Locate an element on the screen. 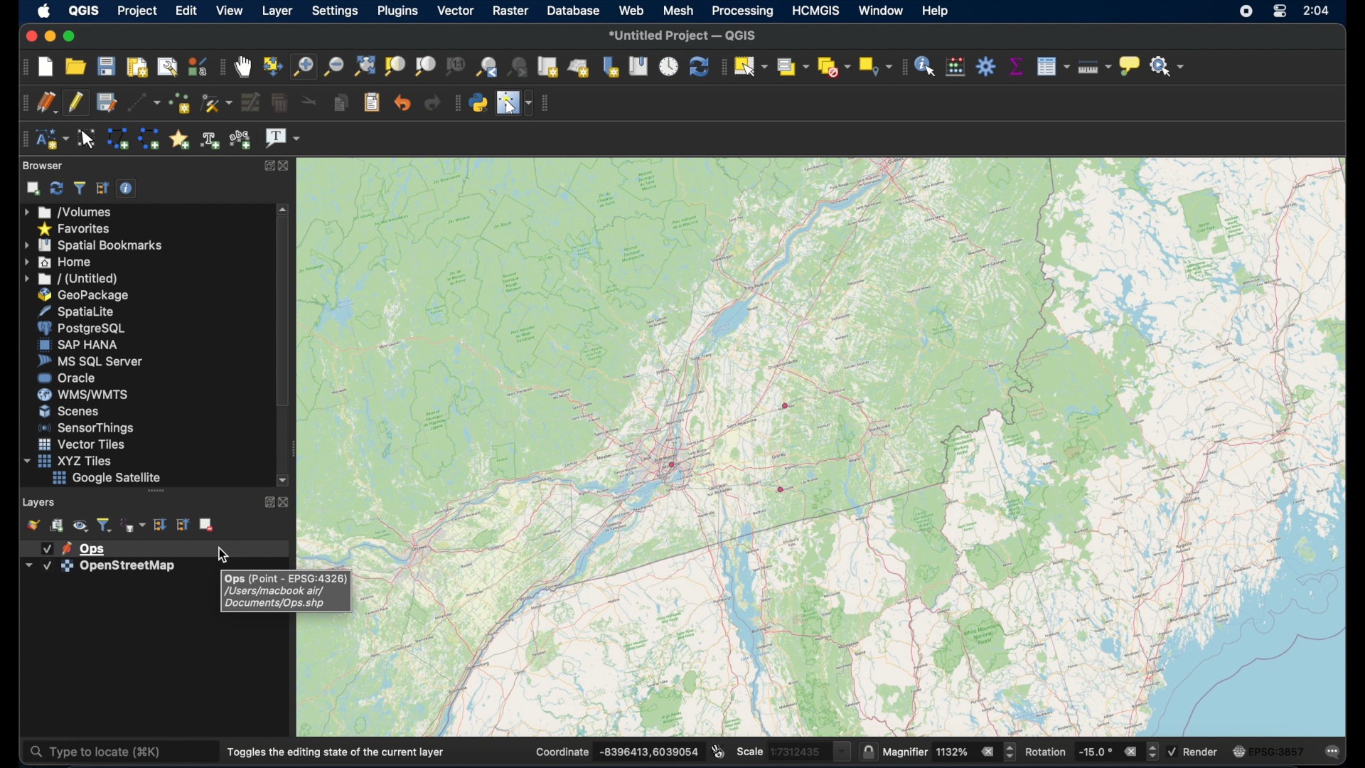 The height and width of the screenshot is (768, 1365). show layout manager is located at coordinates (168, 67).